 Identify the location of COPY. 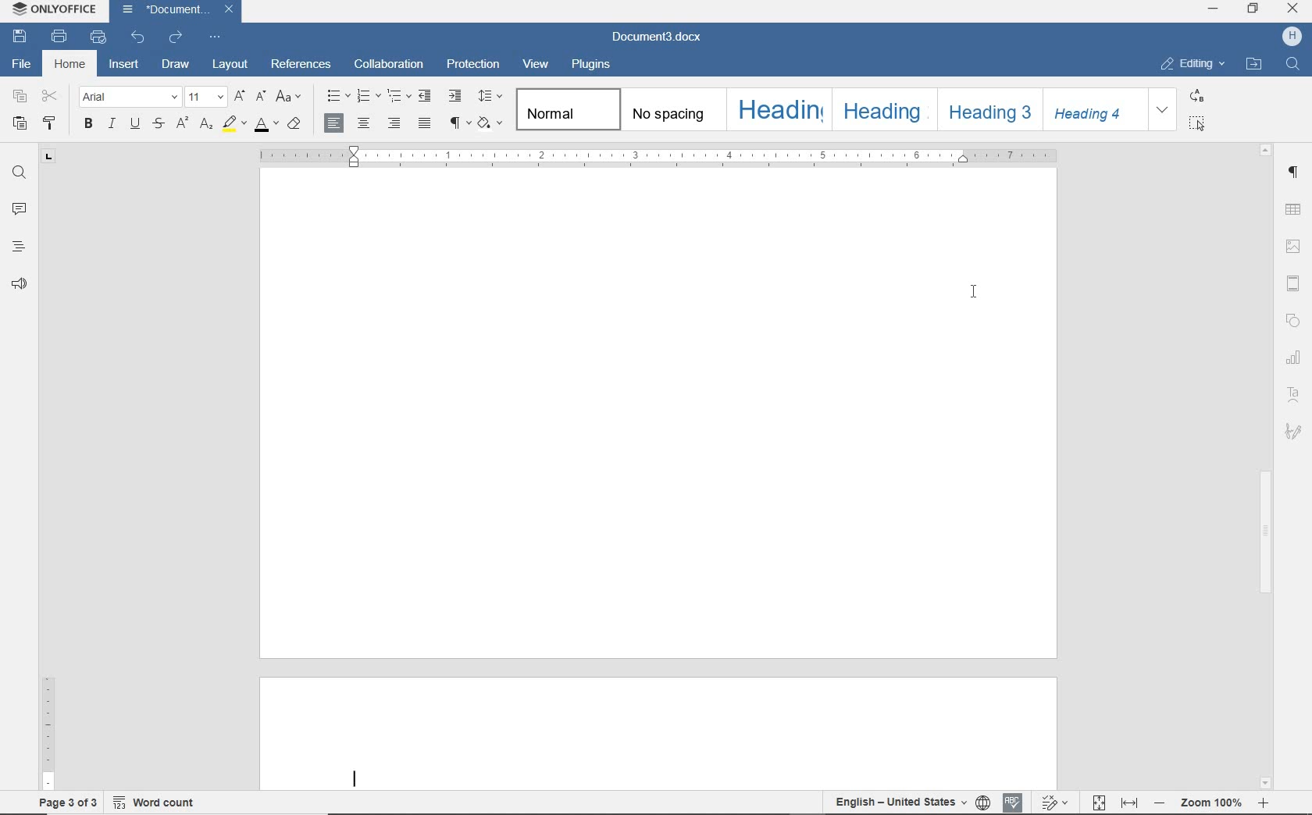
(20, 97).